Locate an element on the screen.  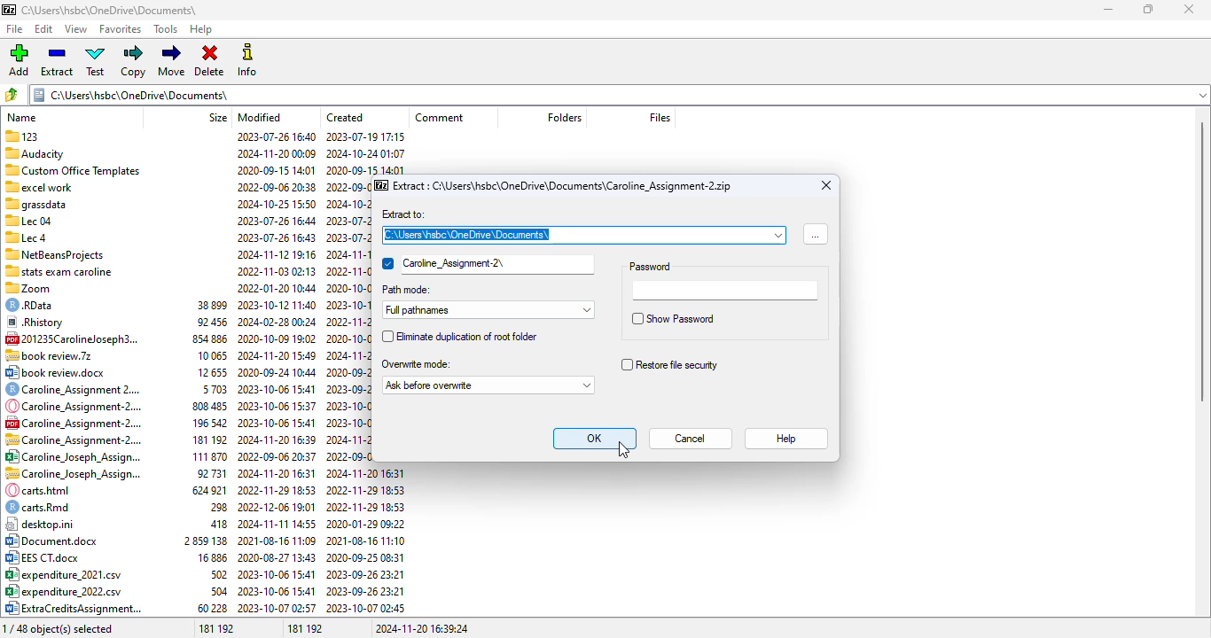
 Caroline_Joseph_Assign... 92731 2024-11-20 16:31 2024-11-20 16:31 is located at coordinates (204, 474).